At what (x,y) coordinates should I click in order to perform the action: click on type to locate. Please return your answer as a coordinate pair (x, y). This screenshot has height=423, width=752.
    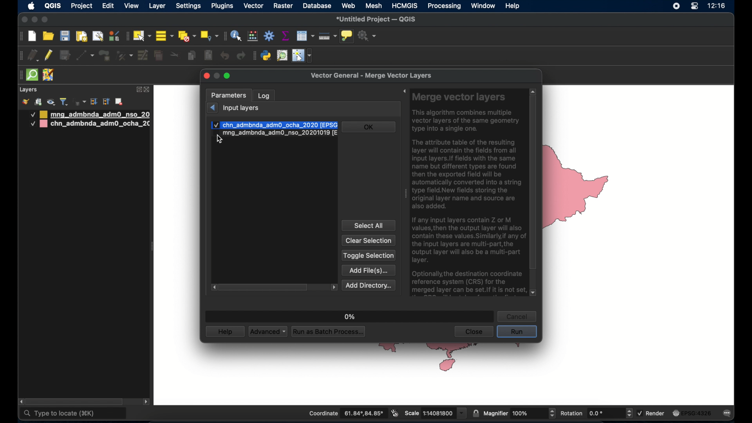
    Looking at the image, I should click on (74, 414).